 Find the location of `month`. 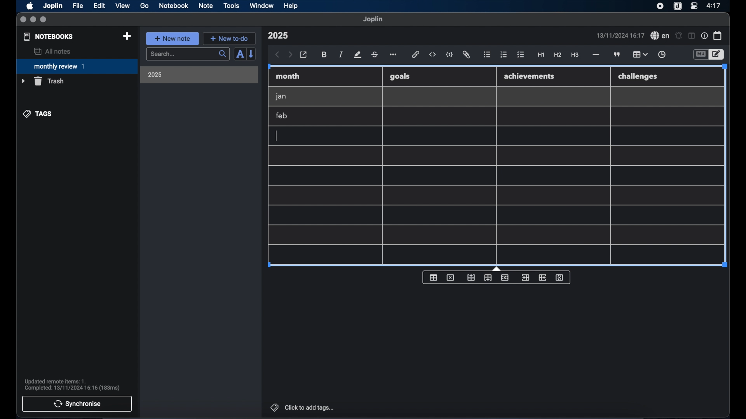

month is located at coordinates (288, 76).